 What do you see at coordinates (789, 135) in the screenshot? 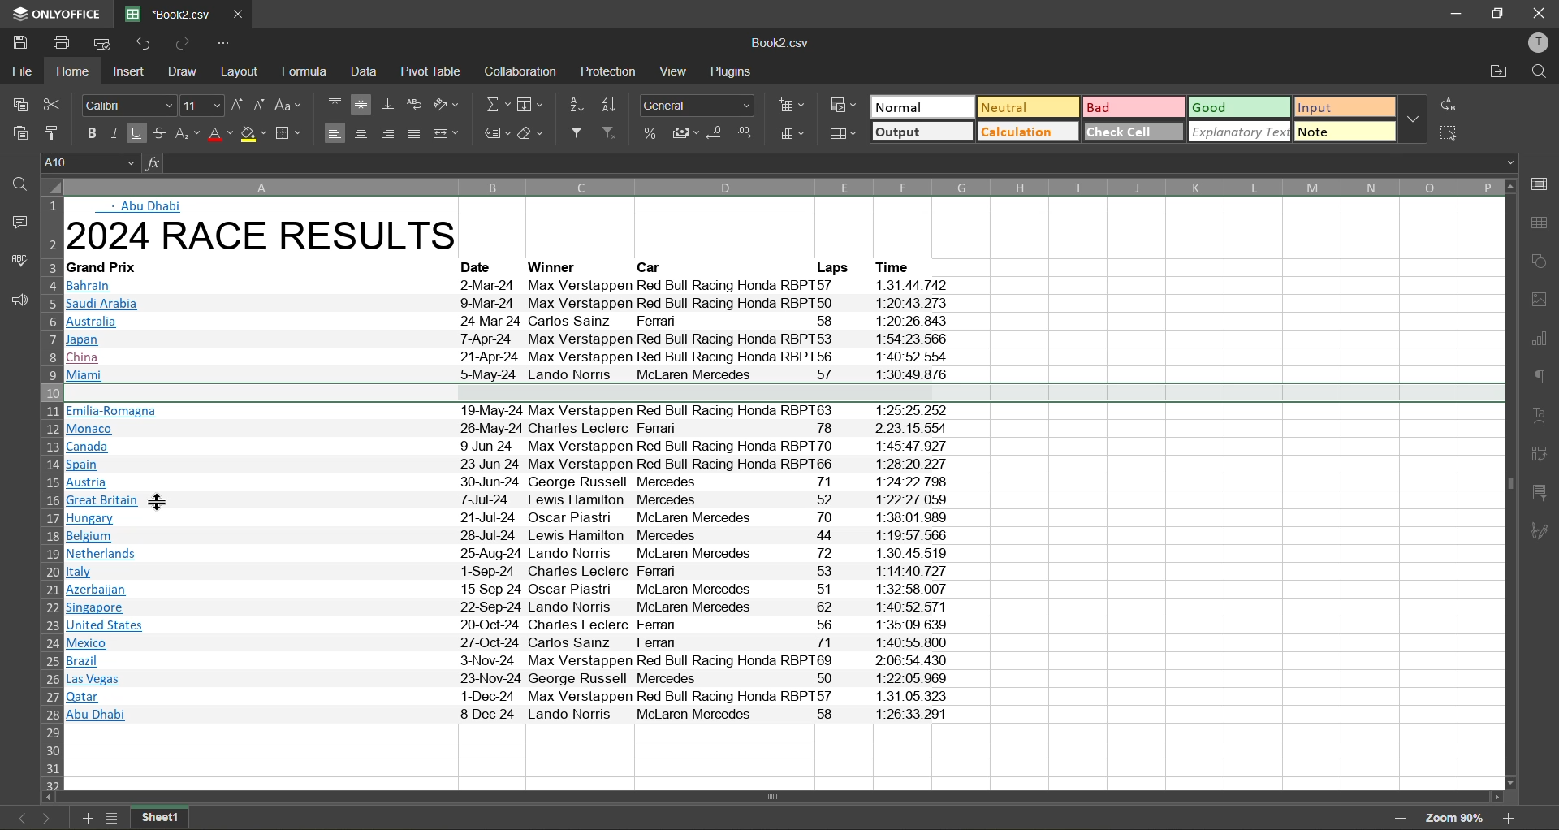
I see `delete cells` at bounding box center [789, 135].